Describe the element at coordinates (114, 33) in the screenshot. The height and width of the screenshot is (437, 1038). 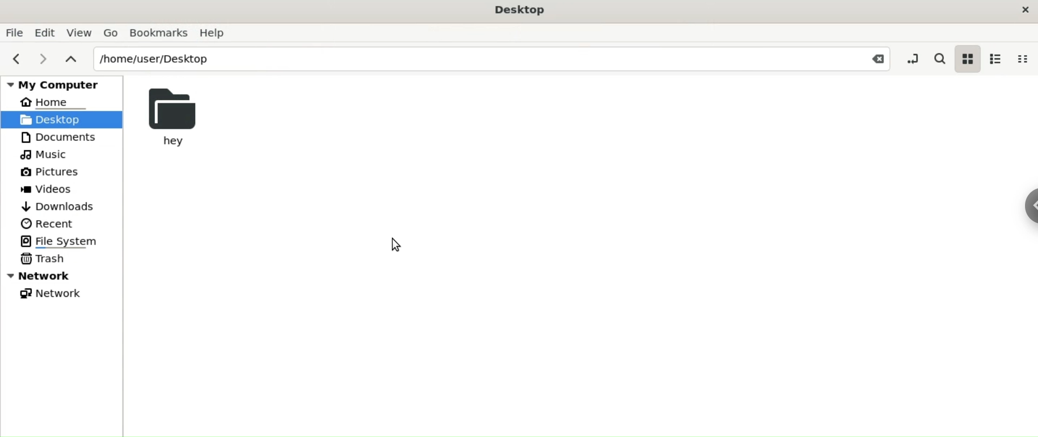
I see `Go` at that location.